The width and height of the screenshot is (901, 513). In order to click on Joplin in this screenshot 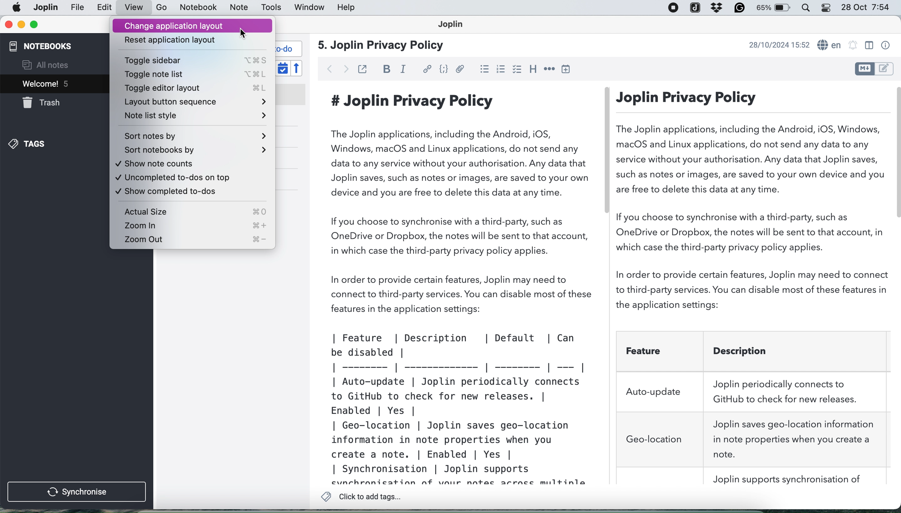, I will do `click(455, 25)`.